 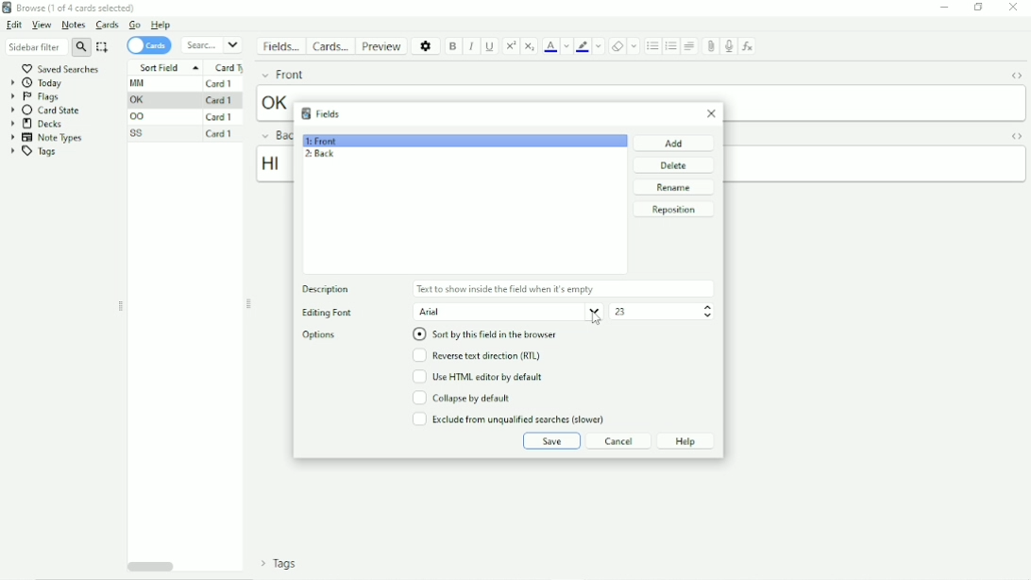 I want to click on Tags, so click(x=39, y=152).